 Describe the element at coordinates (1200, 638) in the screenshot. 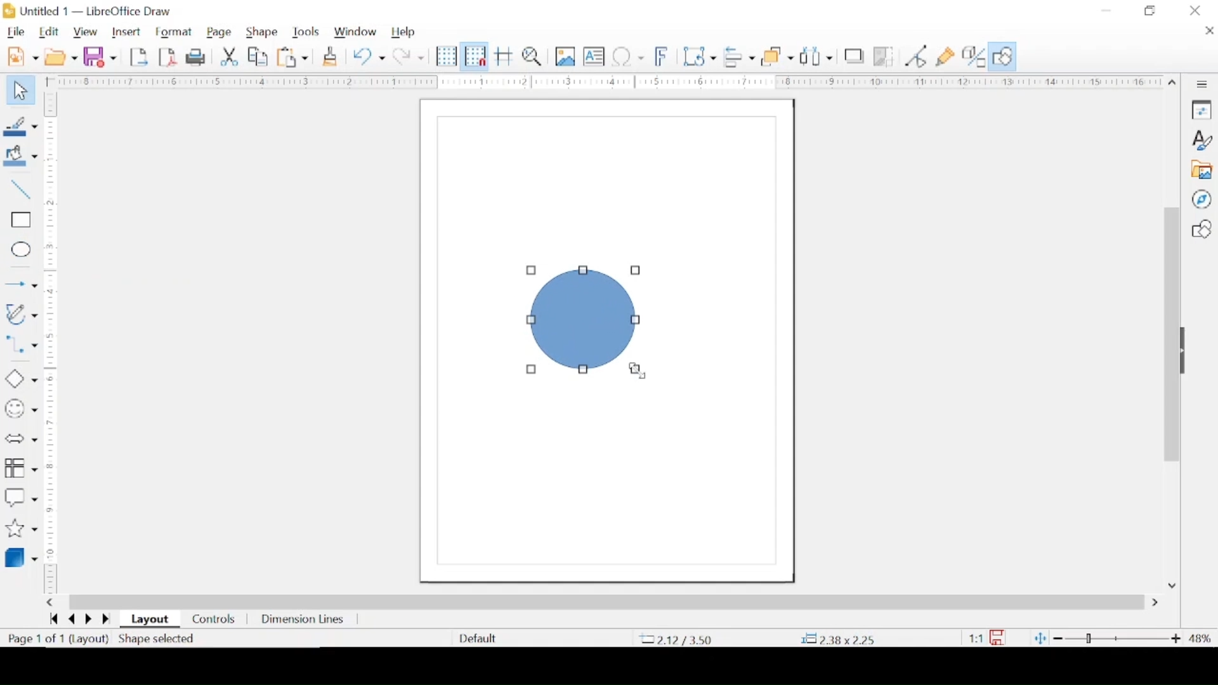

I see `zoom level` at that location.